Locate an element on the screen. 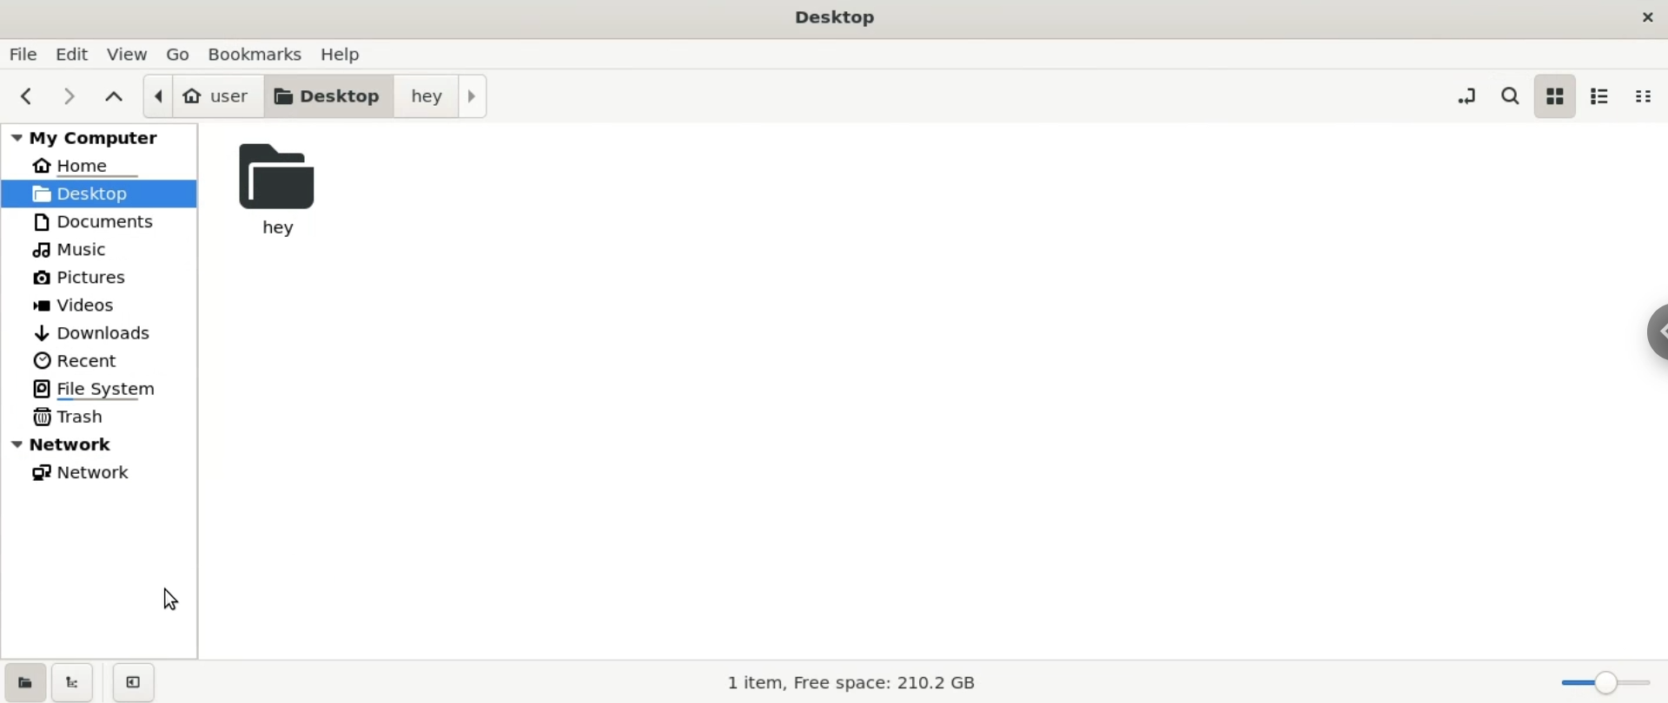 The height and width of the screenshot is (703, 1668). show treeview is located at coordinates (73, 682).